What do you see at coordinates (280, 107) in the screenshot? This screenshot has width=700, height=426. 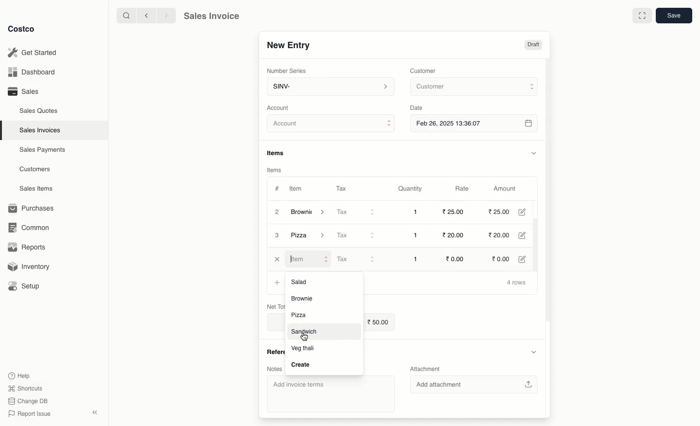 I see `‘Account` at bounding box center [280, 107].